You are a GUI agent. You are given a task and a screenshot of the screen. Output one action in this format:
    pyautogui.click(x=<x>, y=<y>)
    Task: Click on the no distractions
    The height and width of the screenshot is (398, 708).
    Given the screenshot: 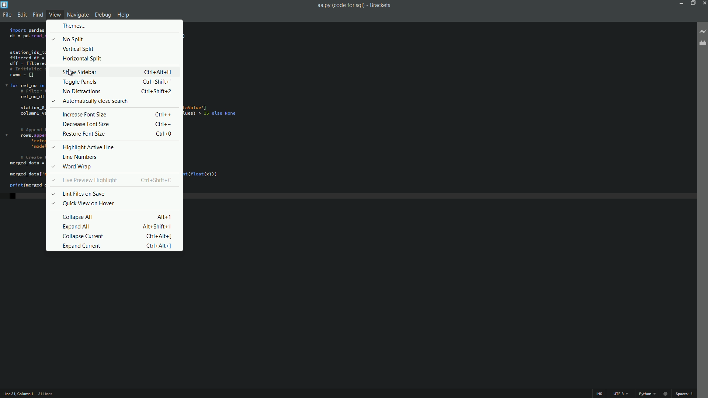 What is the action you would take?
    pyautogui.click(x=118, y=92)
    